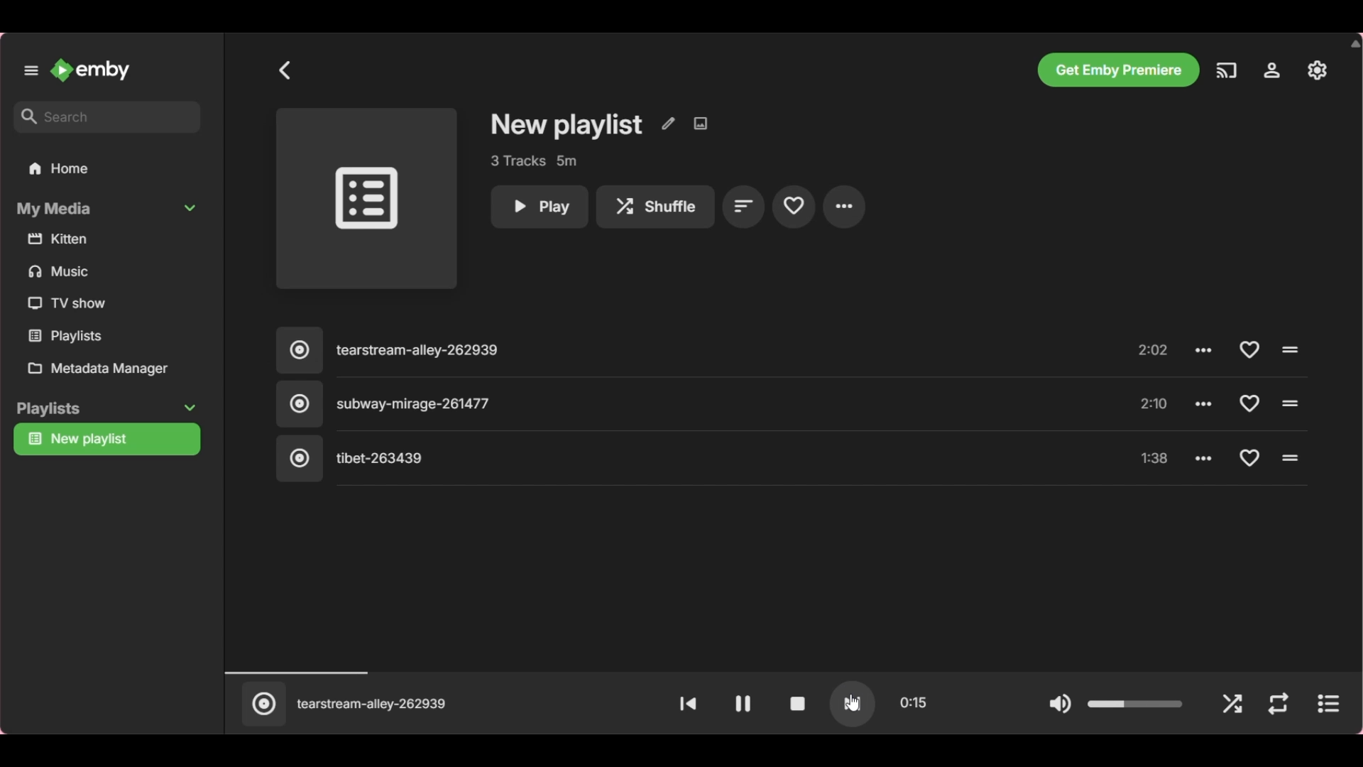  Describe the element at coordinates (84, 442) in the screenshot. I see `new playlist` at that location.